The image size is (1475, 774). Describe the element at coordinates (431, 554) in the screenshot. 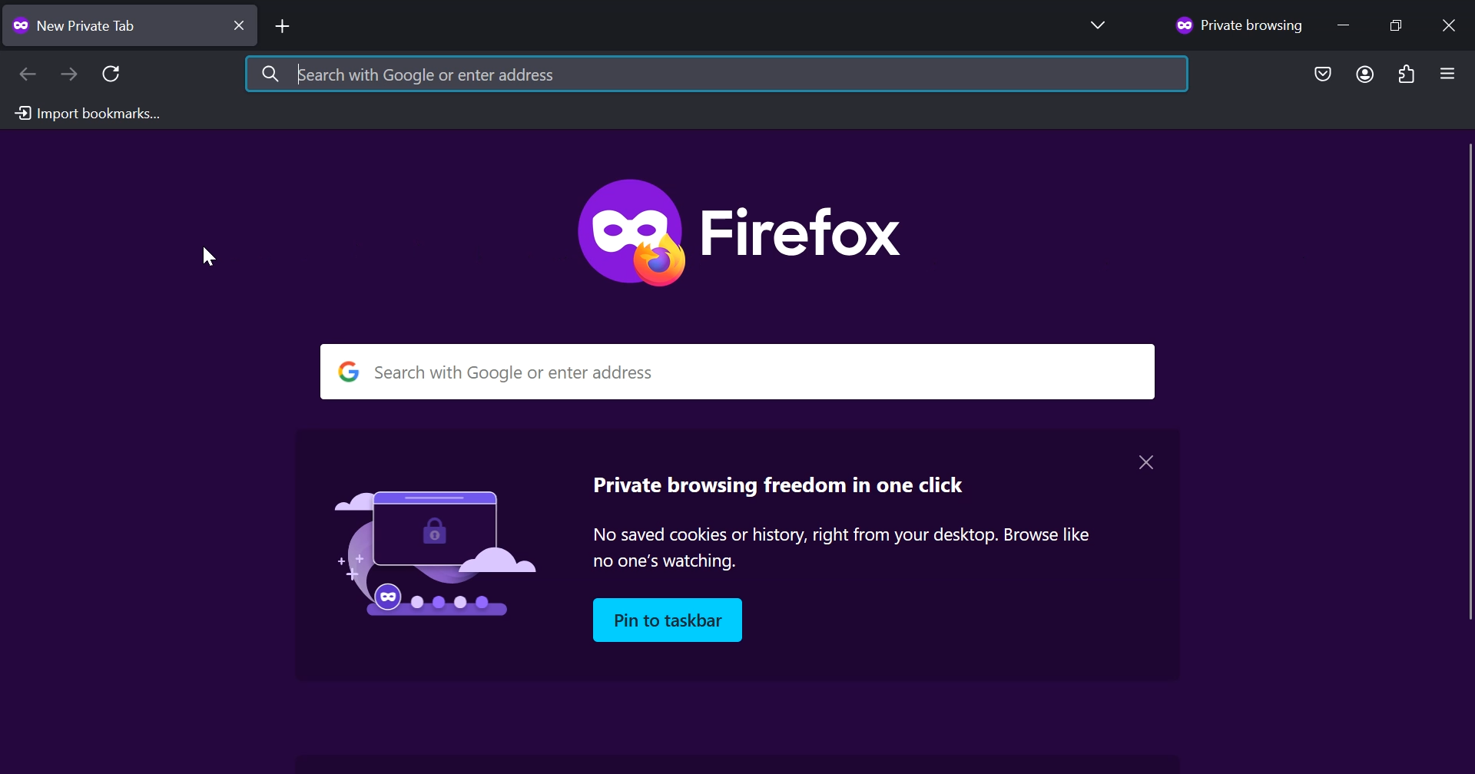

I see `Image` at that location.